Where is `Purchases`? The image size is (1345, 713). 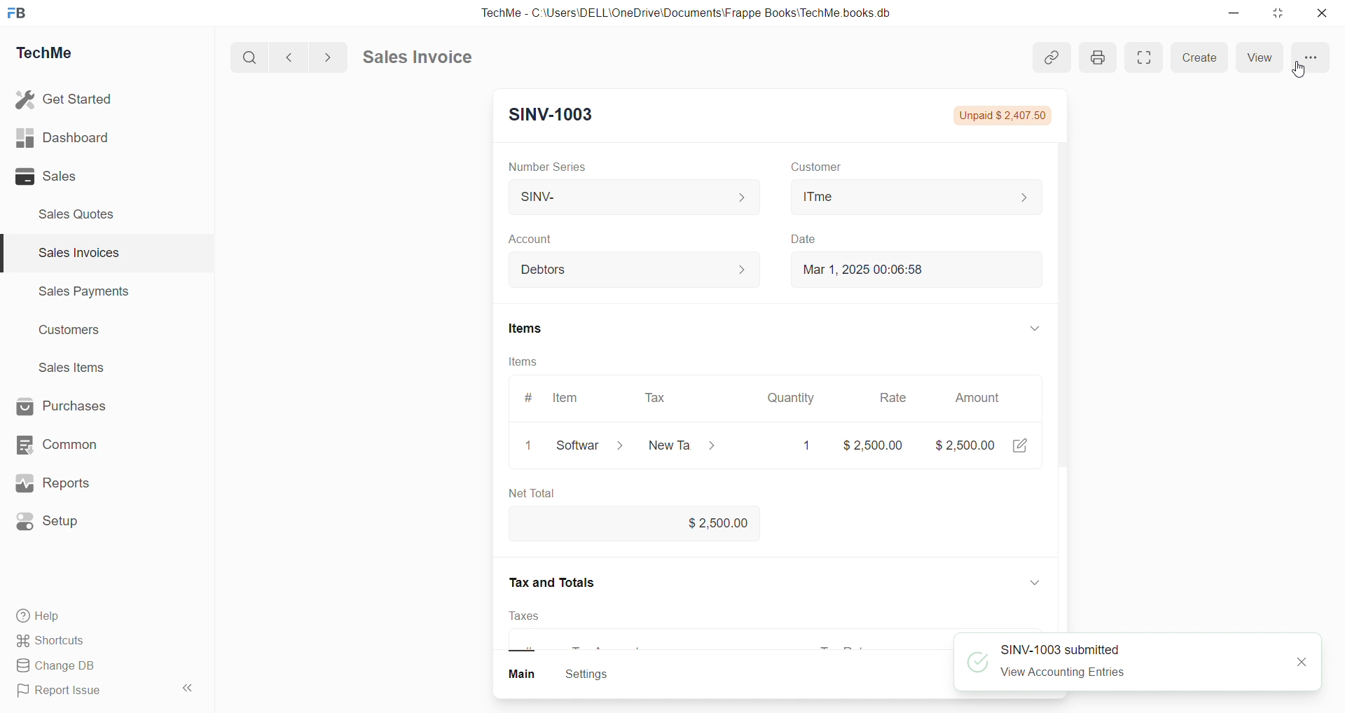 Purchases is located at coordinates (74, 405).